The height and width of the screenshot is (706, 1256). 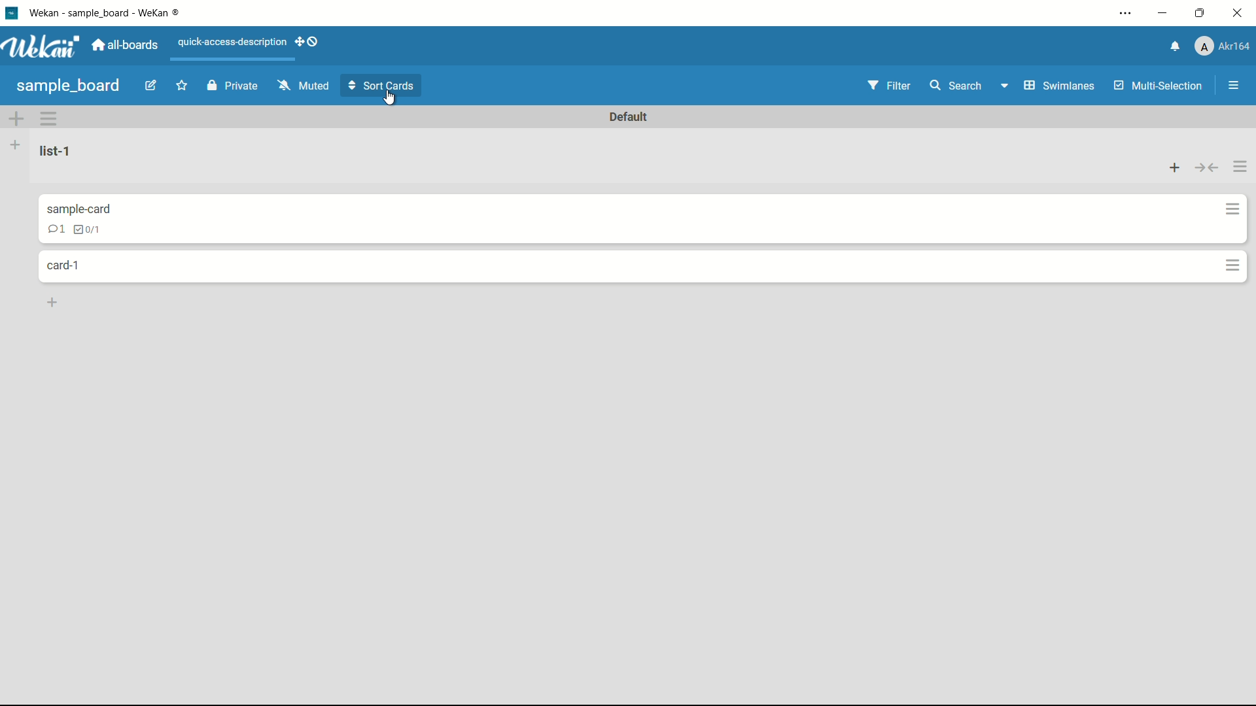 I want to click on board name, so click(x=70, y=87).